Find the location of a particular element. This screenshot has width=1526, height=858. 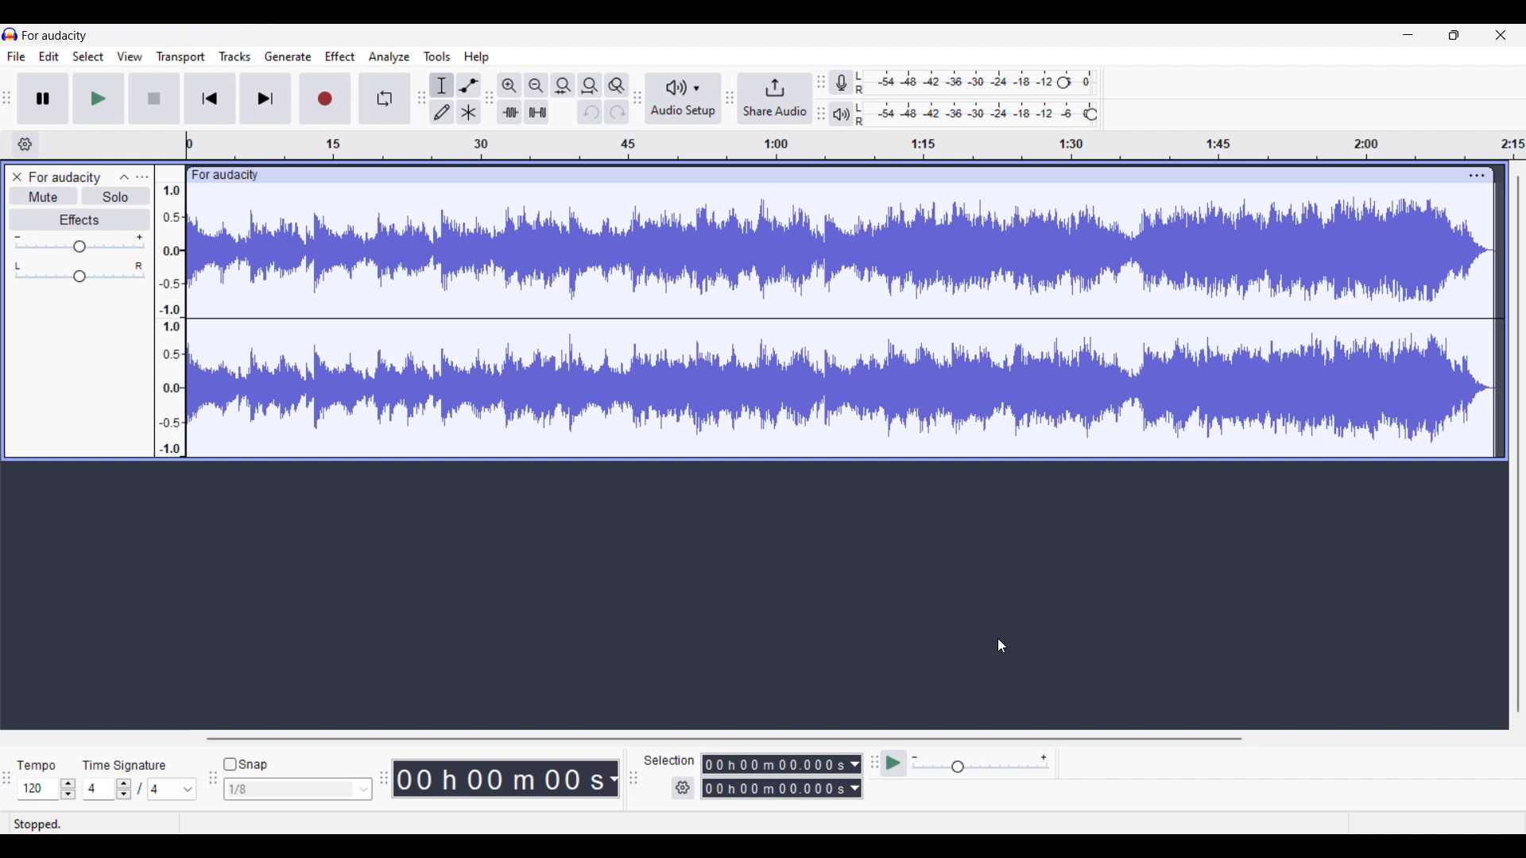

Current track is located at coordinates (841, 322).